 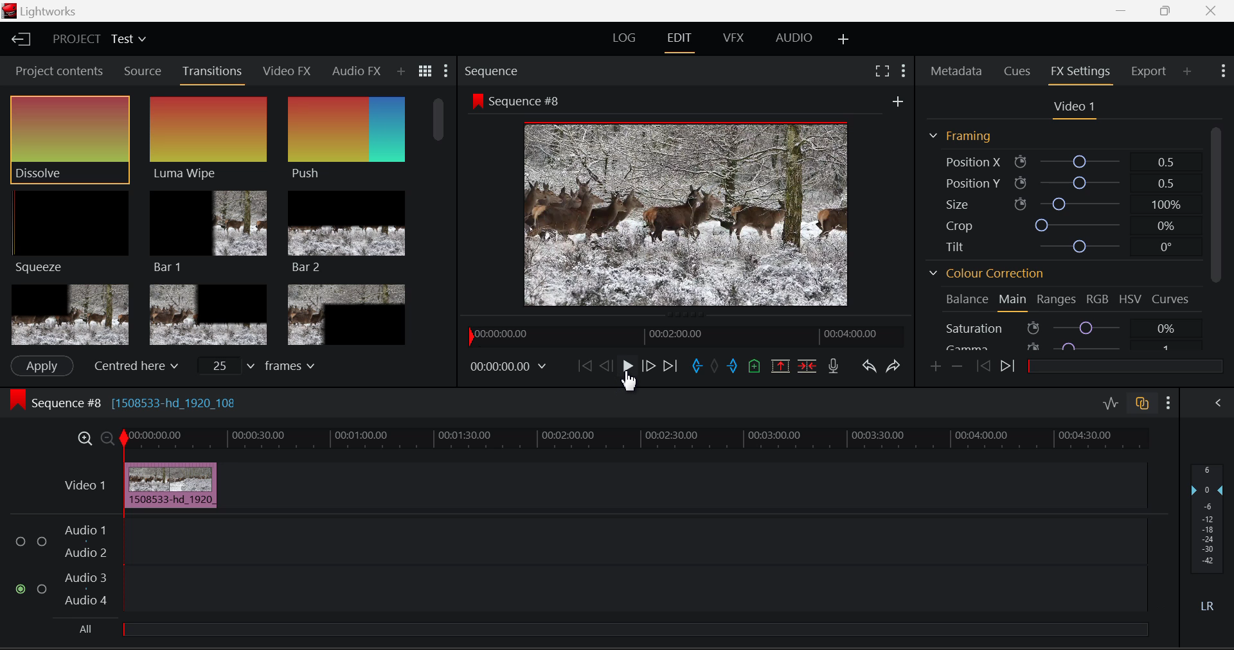 I want to click on RGB, so click(x=1095, y=301).